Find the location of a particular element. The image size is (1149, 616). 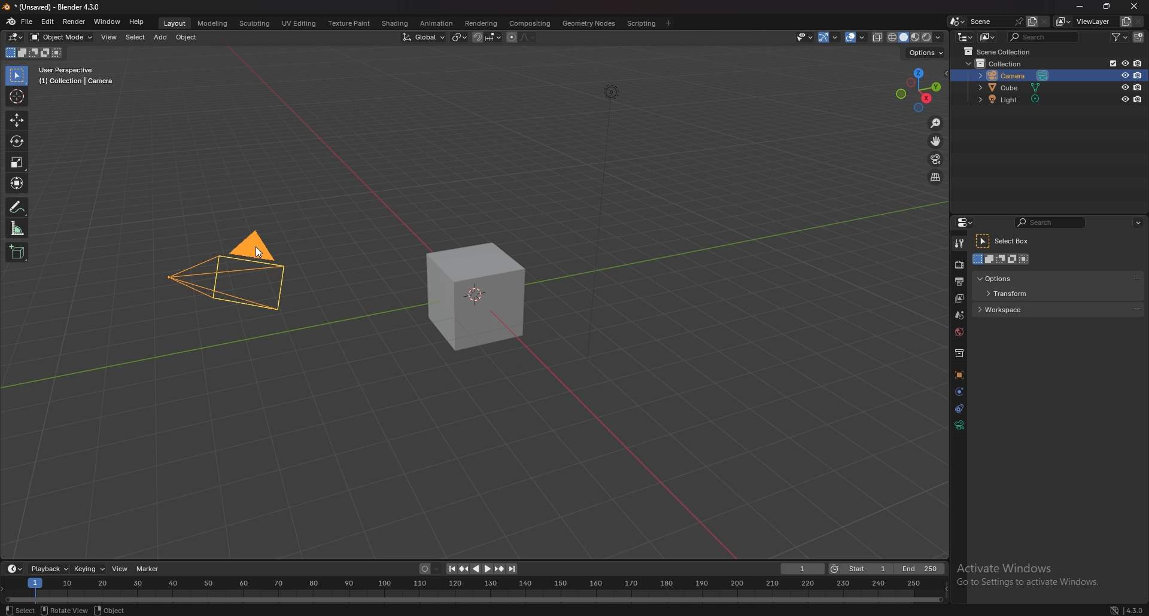

scale is located at coordinates (19, 161).